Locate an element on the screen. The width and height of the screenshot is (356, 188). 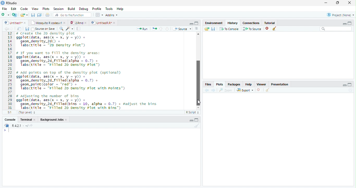
maximize is located at coordinates (197, 23).